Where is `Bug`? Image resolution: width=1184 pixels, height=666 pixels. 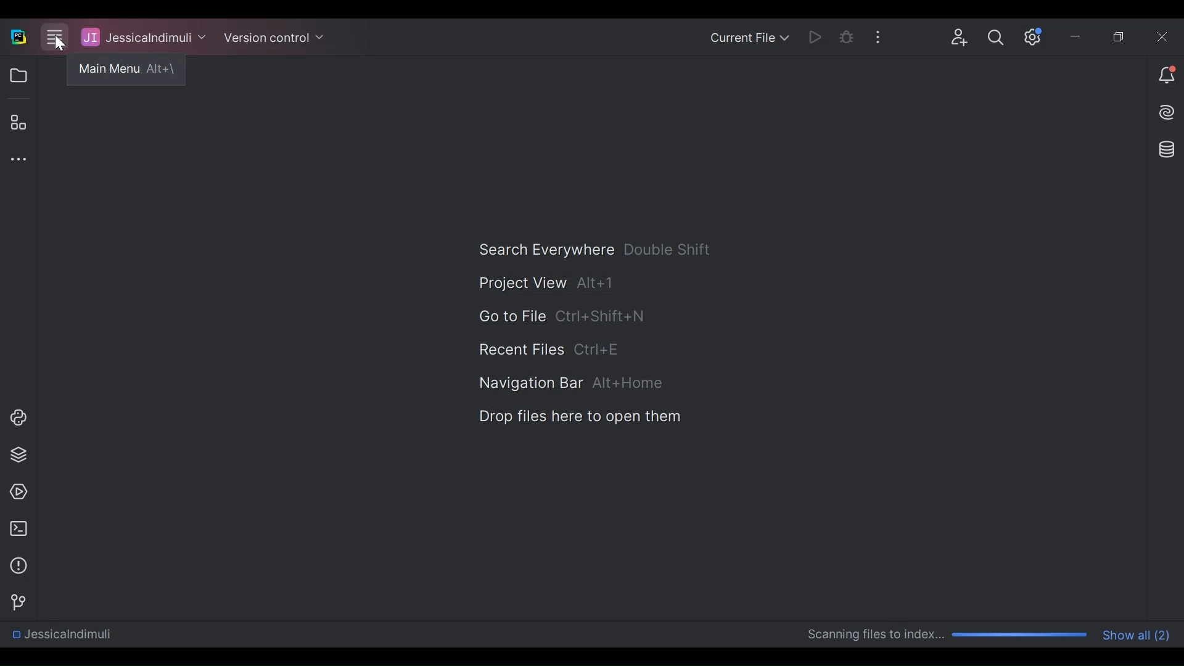 Bug is located at coordinates (846, 36).